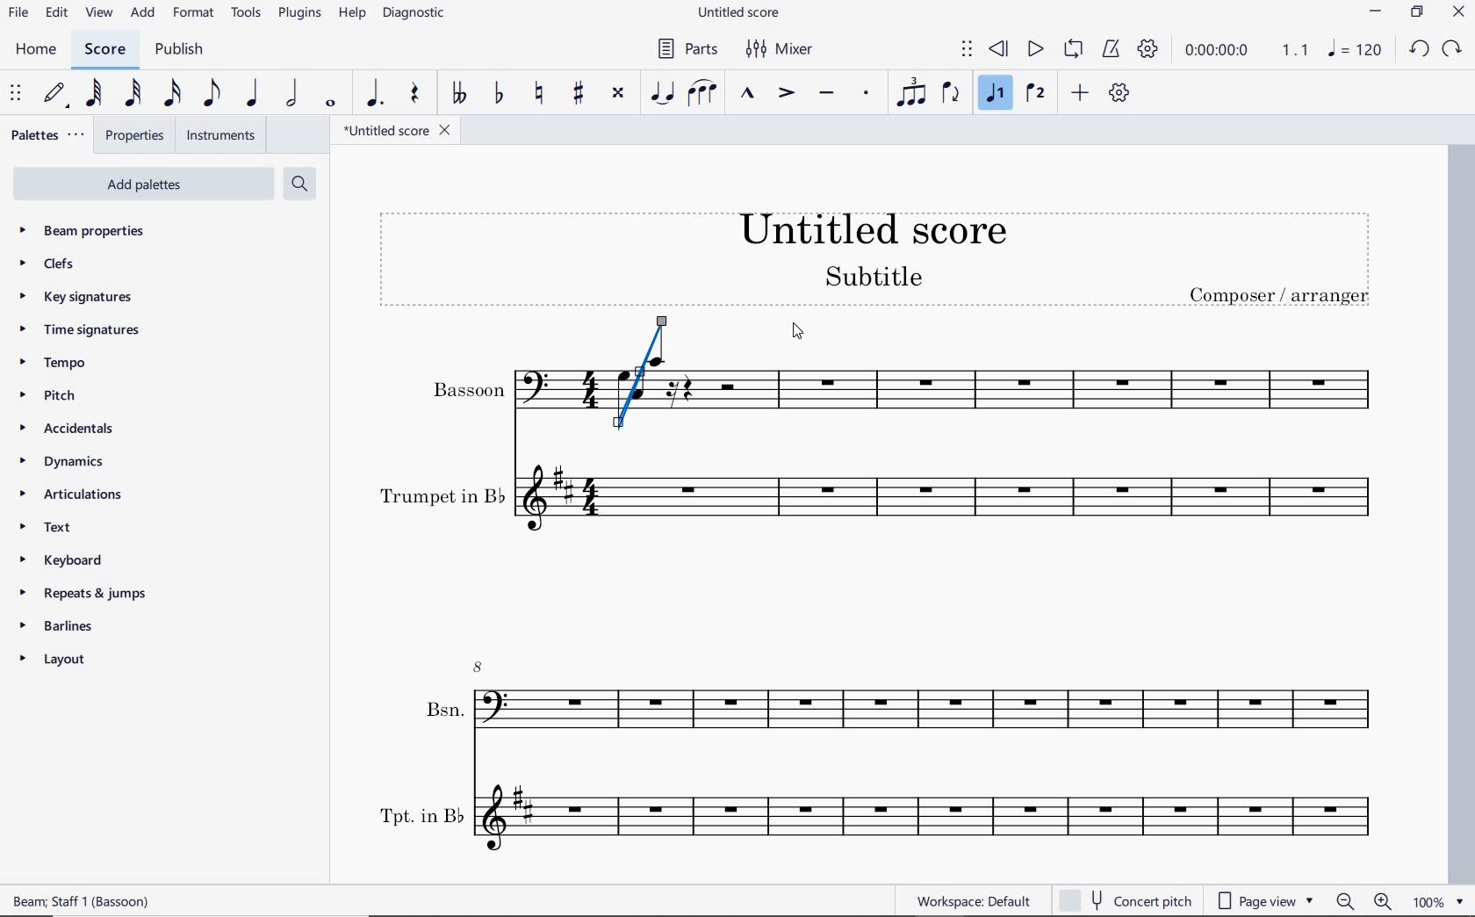 The height and width of the screenshot is (917, 1475). Describe the element at coordinates (1246, 48) in the screenshot. I see `Play time` at that location.